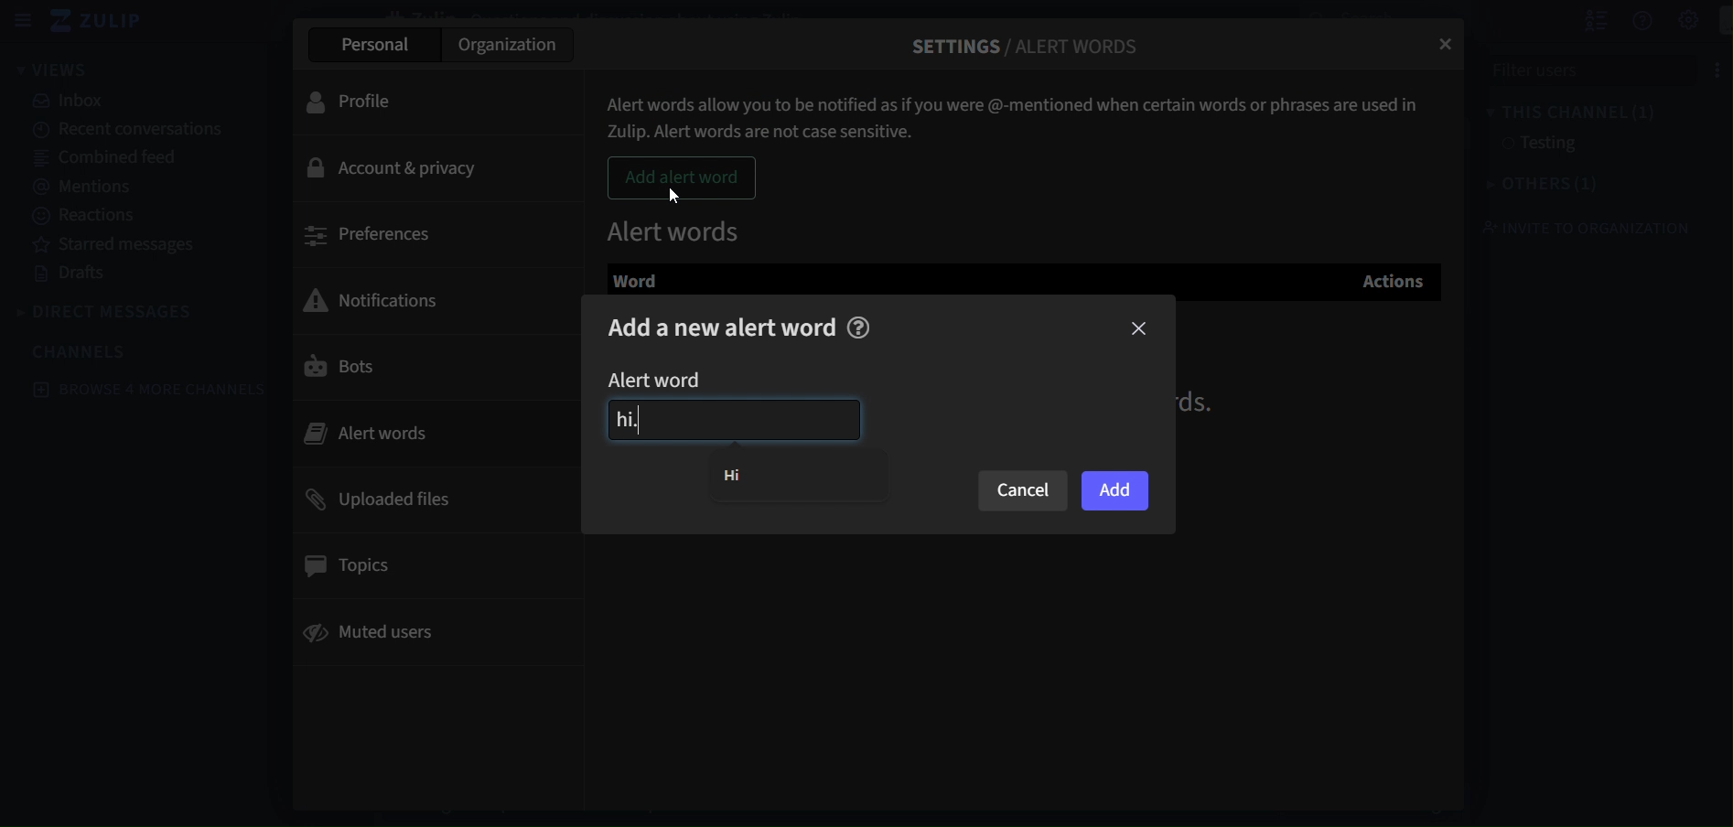  I want to click on alert word, so click(670, 380).